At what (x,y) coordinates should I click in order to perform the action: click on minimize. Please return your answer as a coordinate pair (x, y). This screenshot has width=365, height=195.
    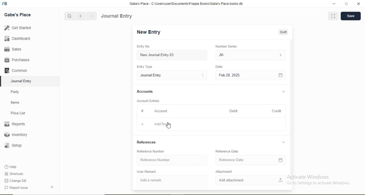
    Looking at the image, I should click on (333, 4).